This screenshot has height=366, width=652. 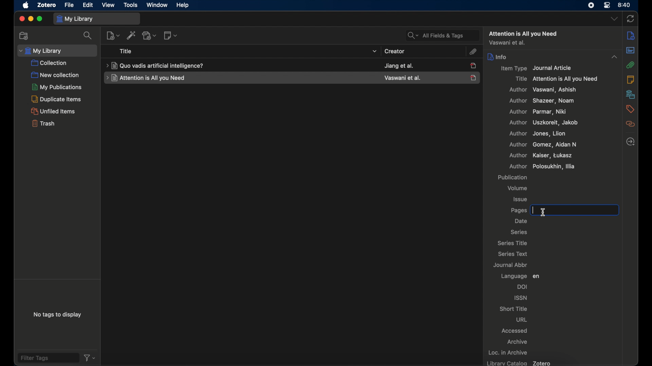 I want to click on window, so click(x=156, y=5).